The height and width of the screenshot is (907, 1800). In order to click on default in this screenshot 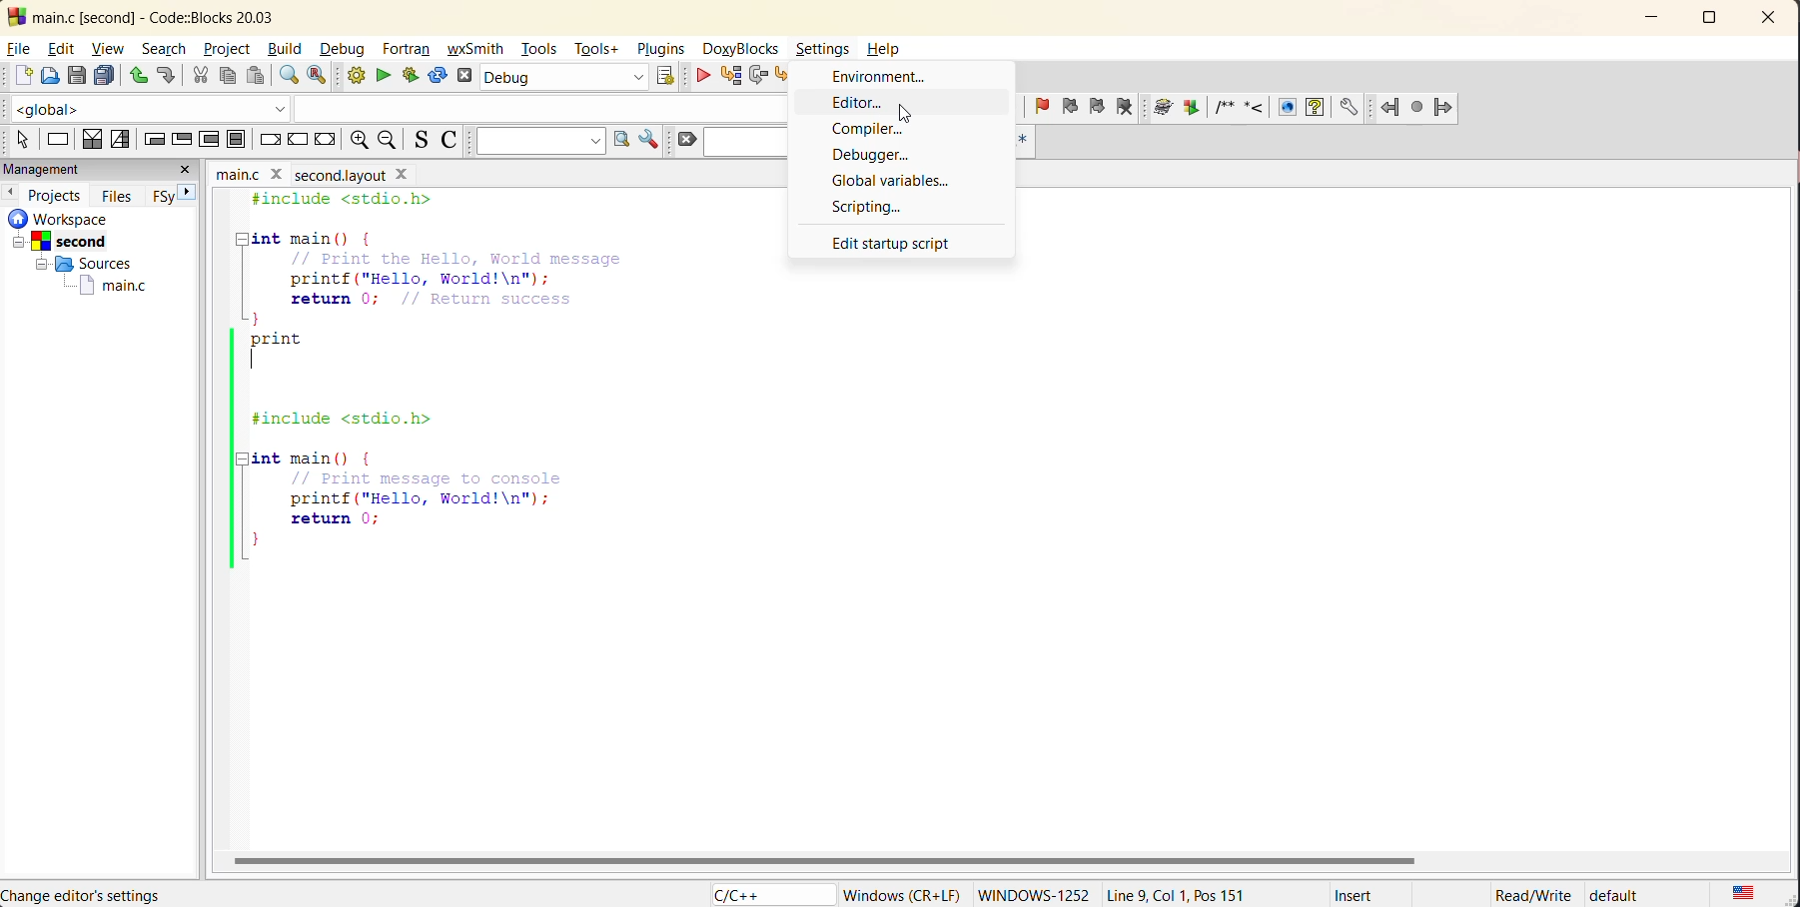, I will do `click(1637, 895)`.